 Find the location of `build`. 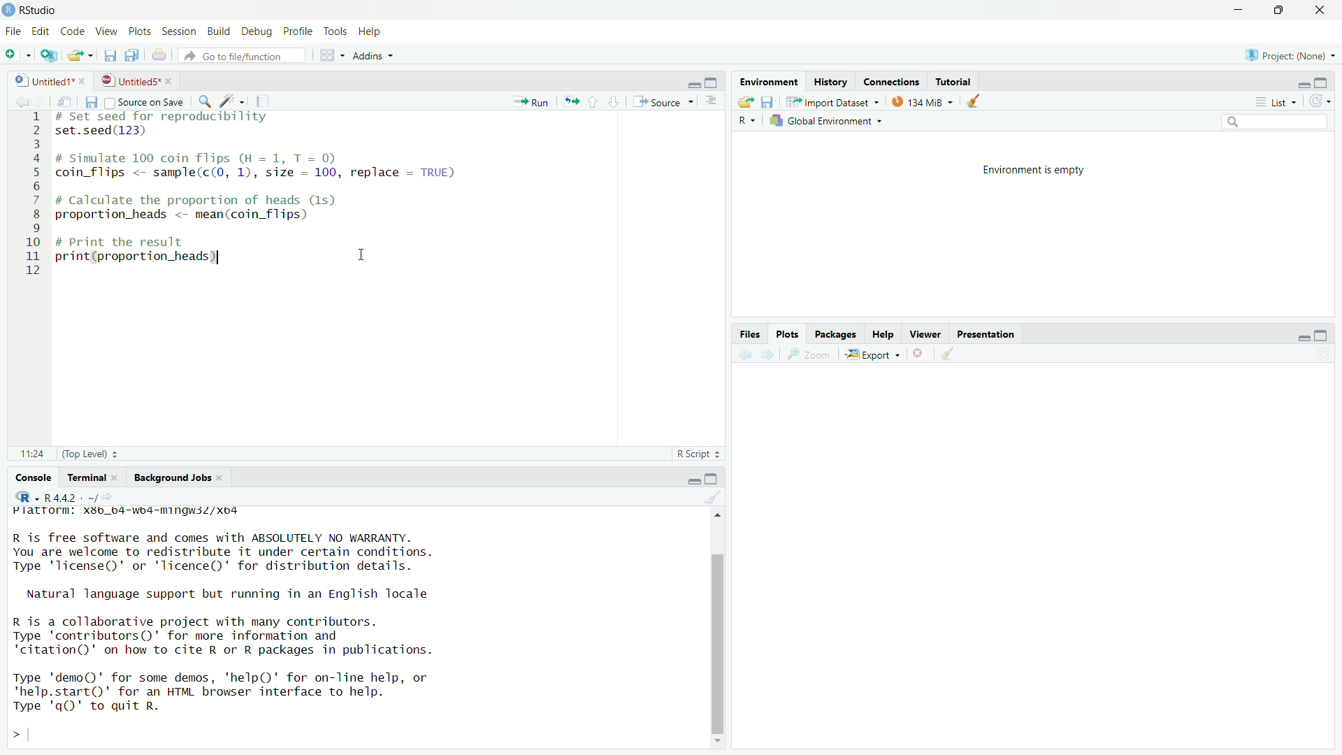

build is located at coordinates (221, 30).